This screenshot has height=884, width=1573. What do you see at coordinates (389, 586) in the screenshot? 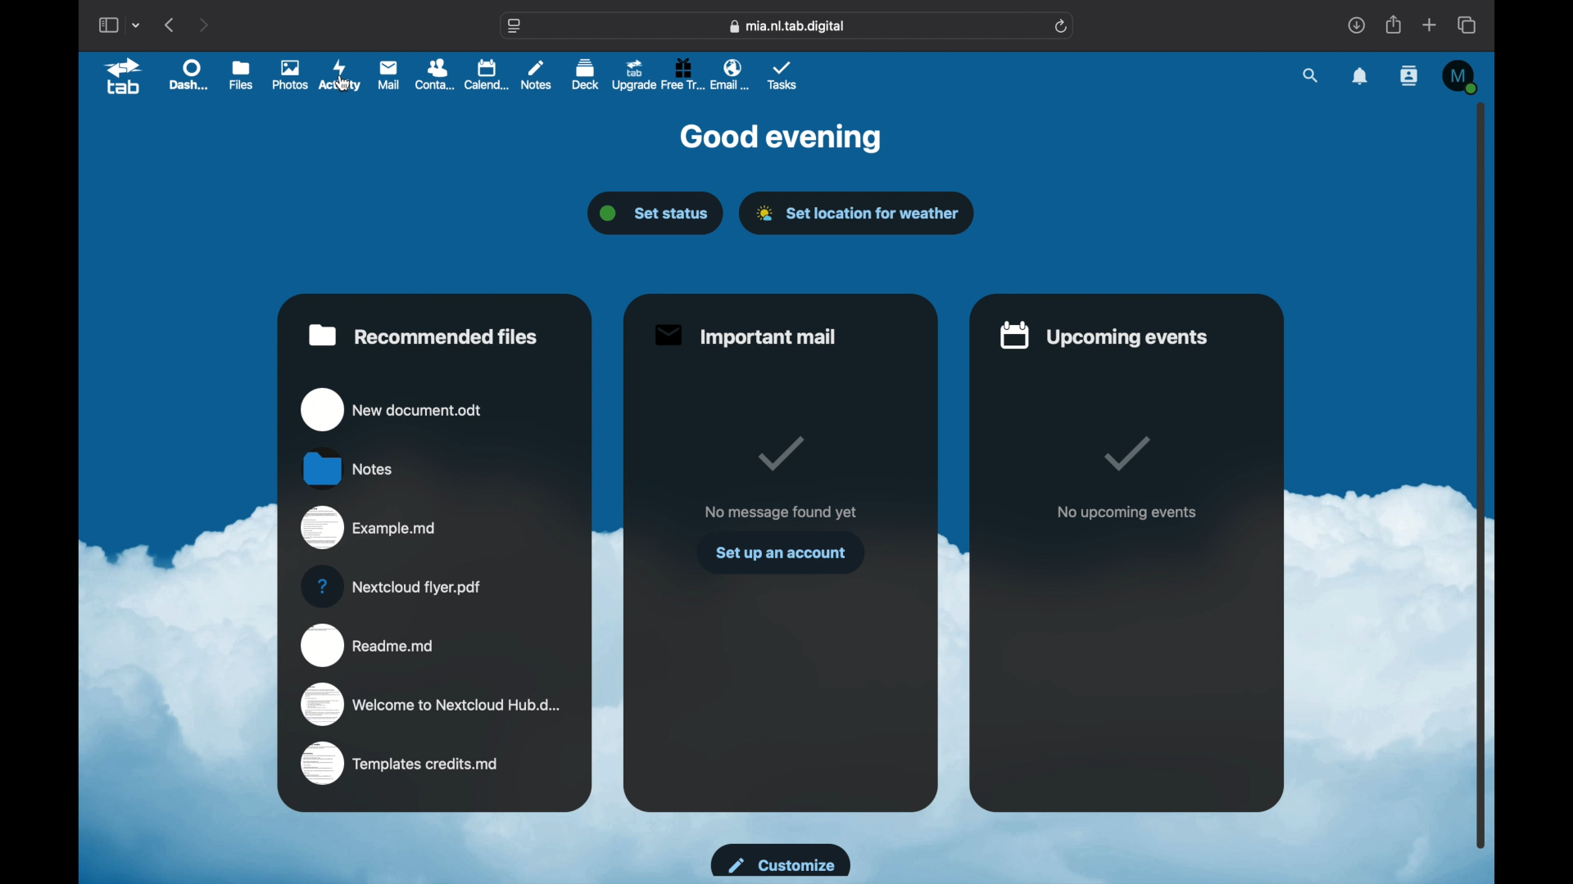
I see `nextcloud` at bounding box center [389, 586].